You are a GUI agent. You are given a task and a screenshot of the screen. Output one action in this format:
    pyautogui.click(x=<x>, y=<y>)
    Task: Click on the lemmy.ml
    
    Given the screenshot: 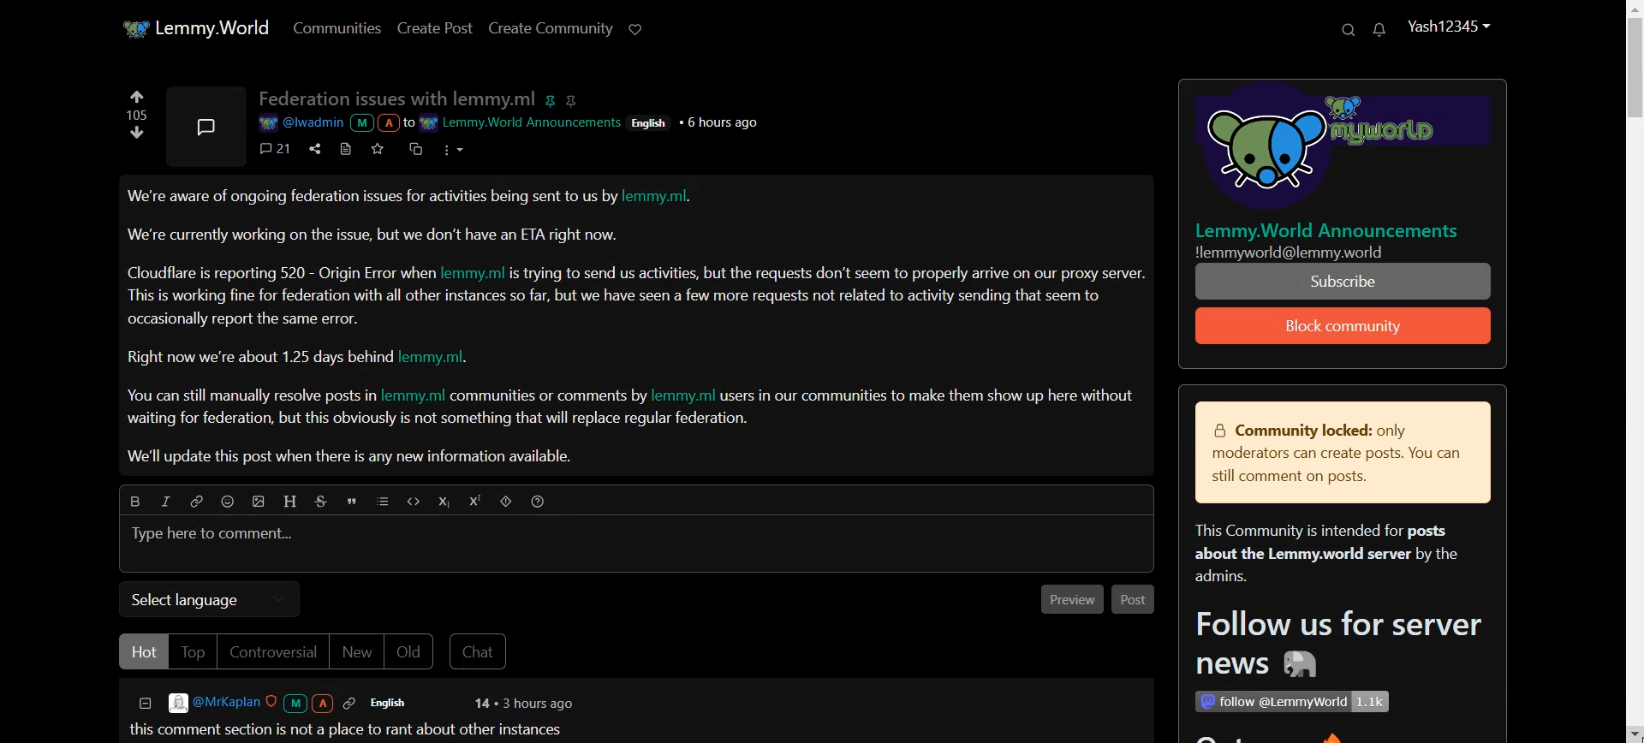 What is the action you would take?
    pyautogui.click(x=414, y=396)
    